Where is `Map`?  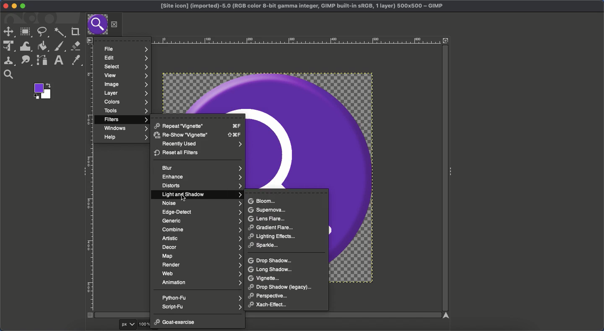
Map is located at coordinates (201, 256).